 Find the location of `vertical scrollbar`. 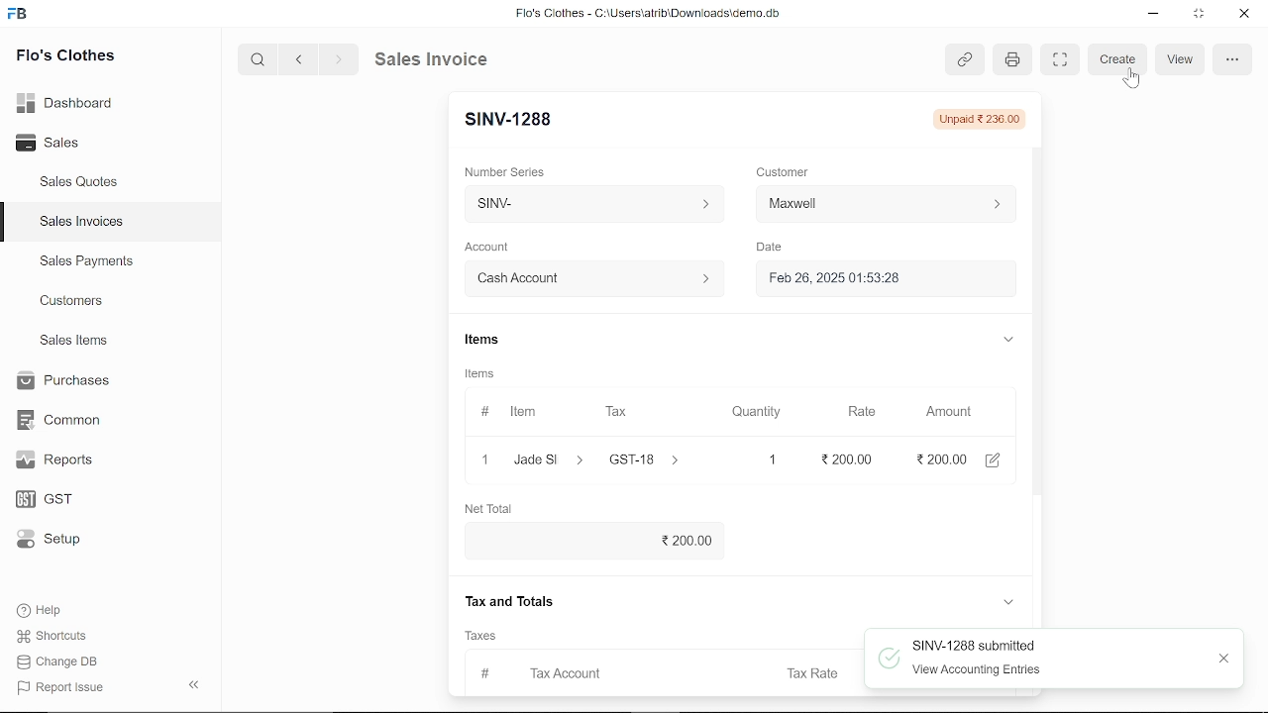

vertical scrollbar is located at coordinates (1038, 326).